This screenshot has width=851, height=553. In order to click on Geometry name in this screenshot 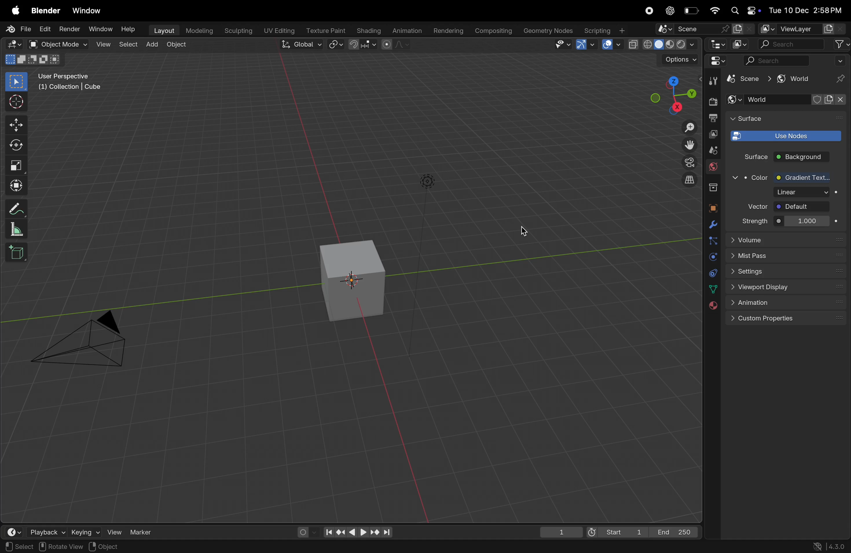, I will do `click(549, 31)`.